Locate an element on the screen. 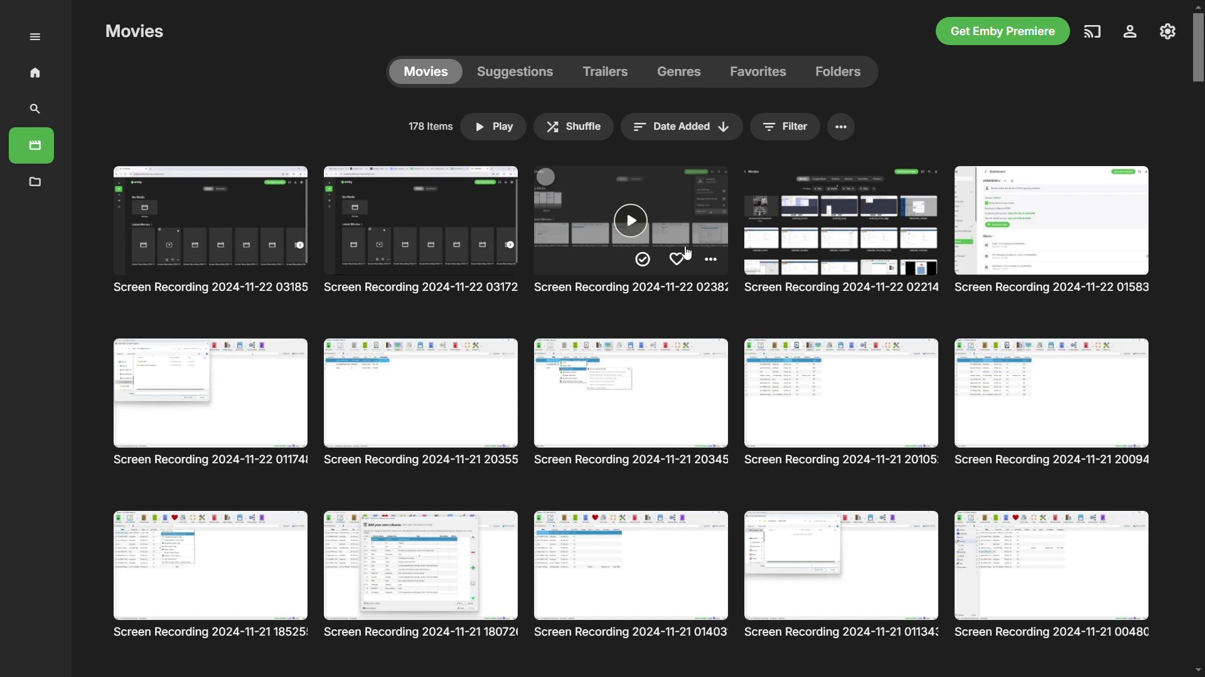  no of items is located at coordinates (428, 127).